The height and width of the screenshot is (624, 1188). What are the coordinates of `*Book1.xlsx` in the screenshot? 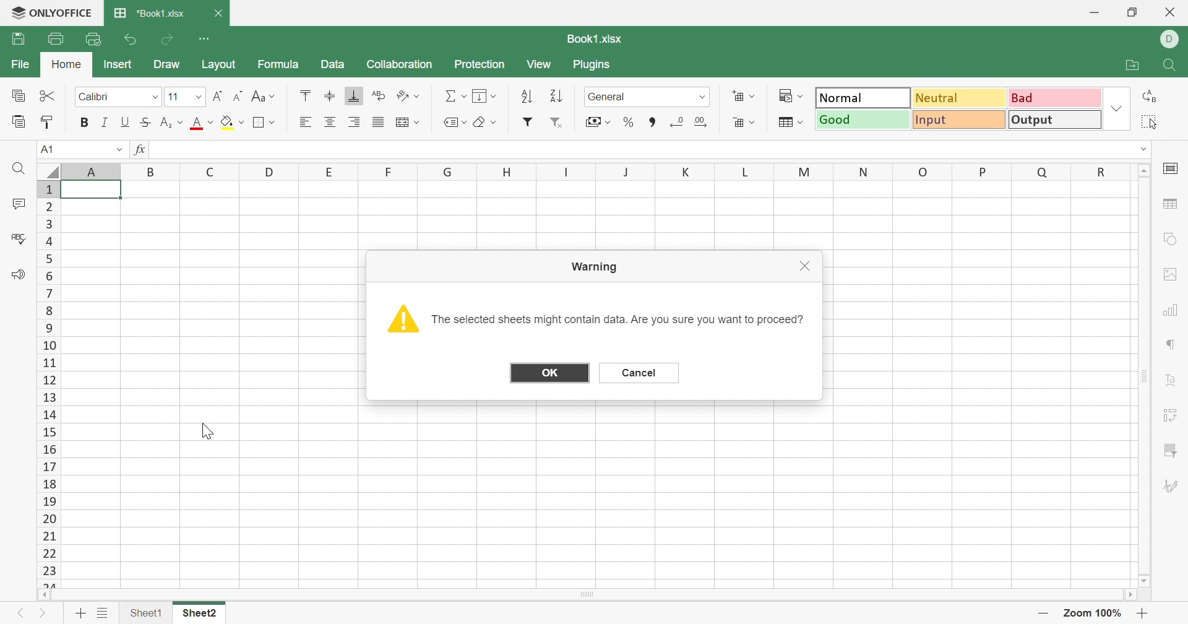 It's located at (152, 11).